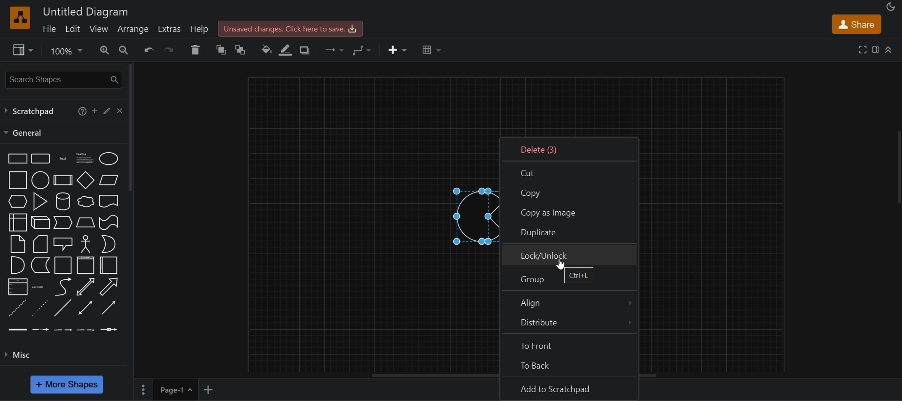 This screenshot has width=902, height=401. What do you see at coordinates (86, 308) in the screenshot?
I see `Bidirectional connector` at bounding box center [86, 308].